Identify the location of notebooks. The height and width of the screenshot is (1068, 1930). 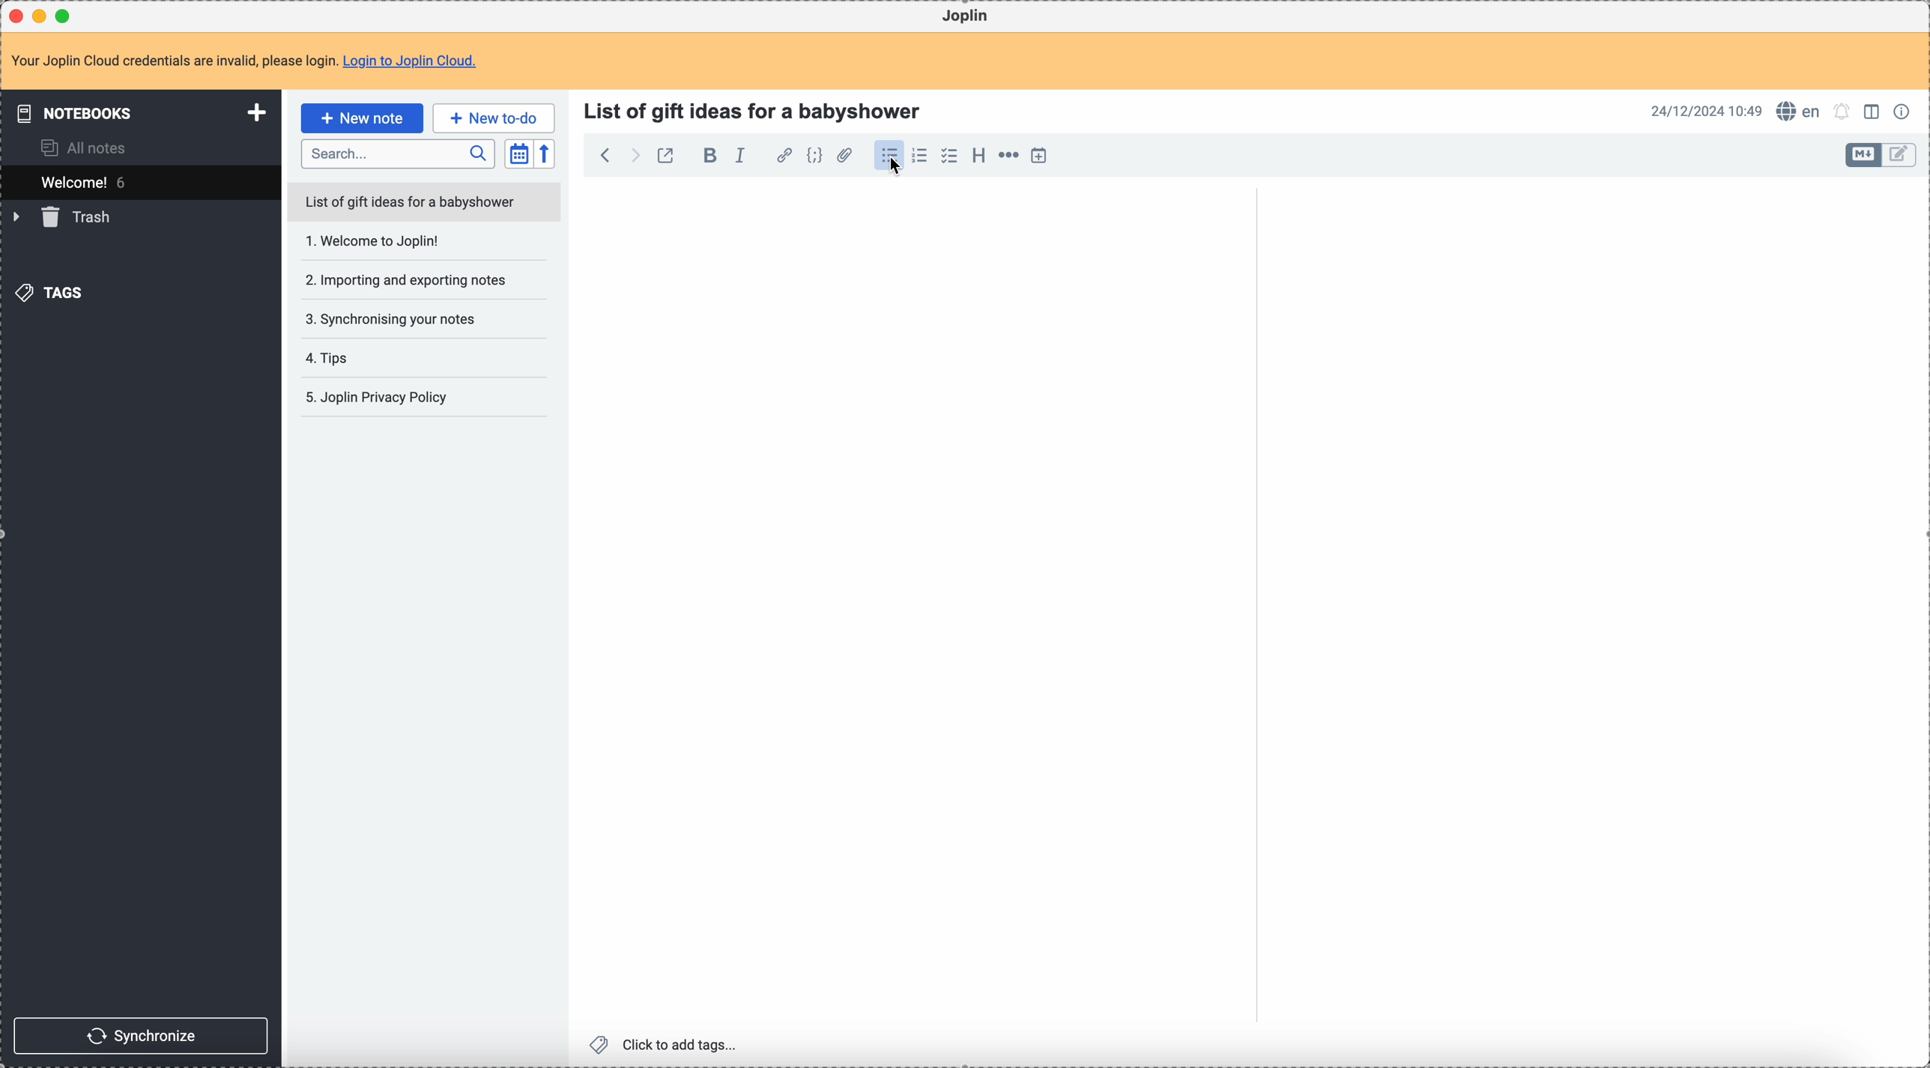
(135, 114).